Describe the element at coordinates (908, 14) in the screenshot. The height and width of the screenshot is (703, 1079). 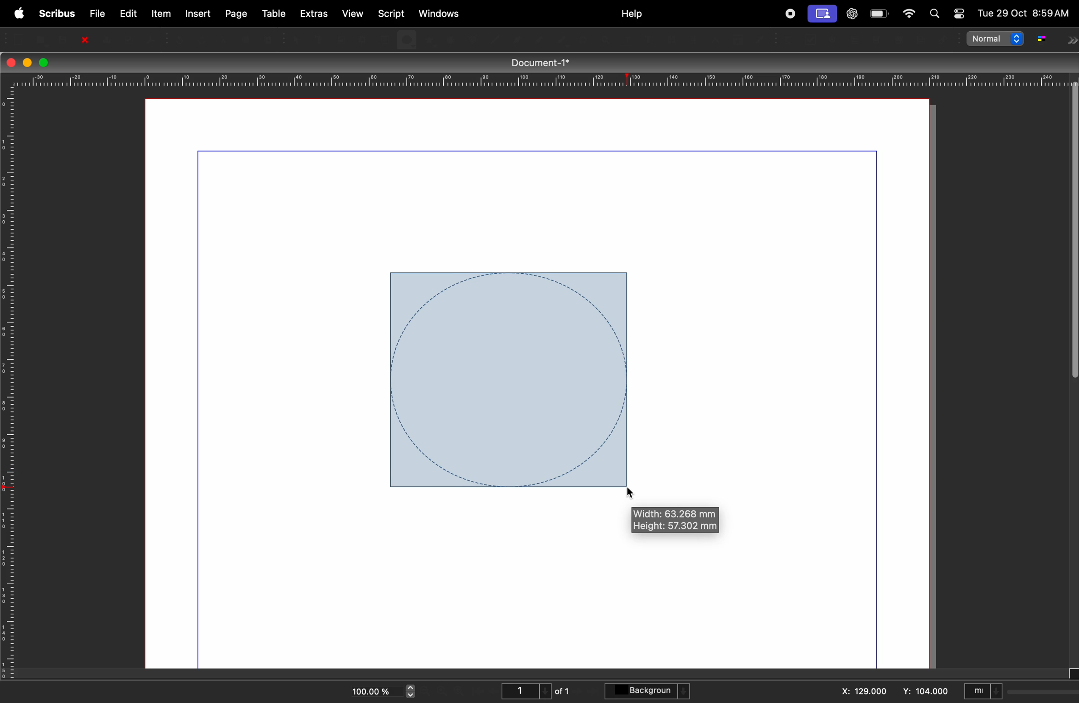
I see `apple widgets` at that location.